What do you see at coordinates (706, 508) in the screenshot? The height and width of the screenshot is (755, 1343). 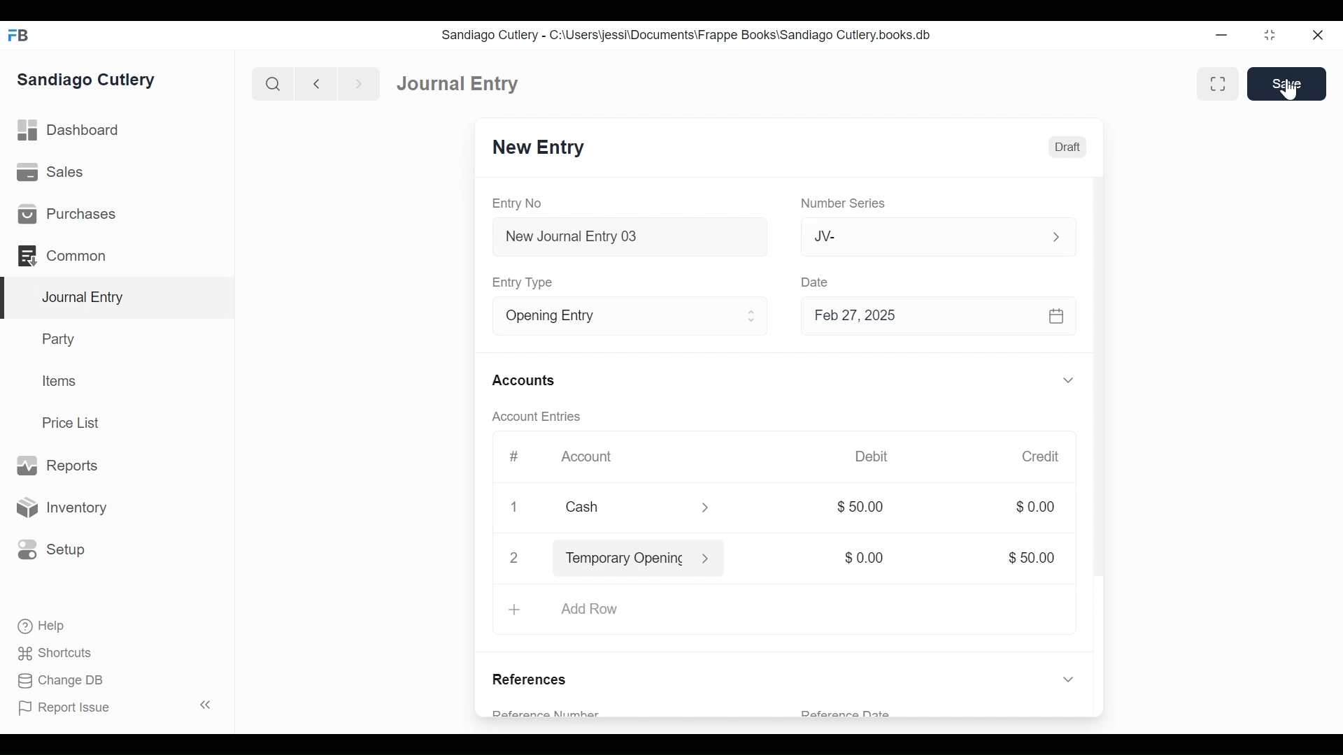 I see `Expand` at bounding box center [706, 508].